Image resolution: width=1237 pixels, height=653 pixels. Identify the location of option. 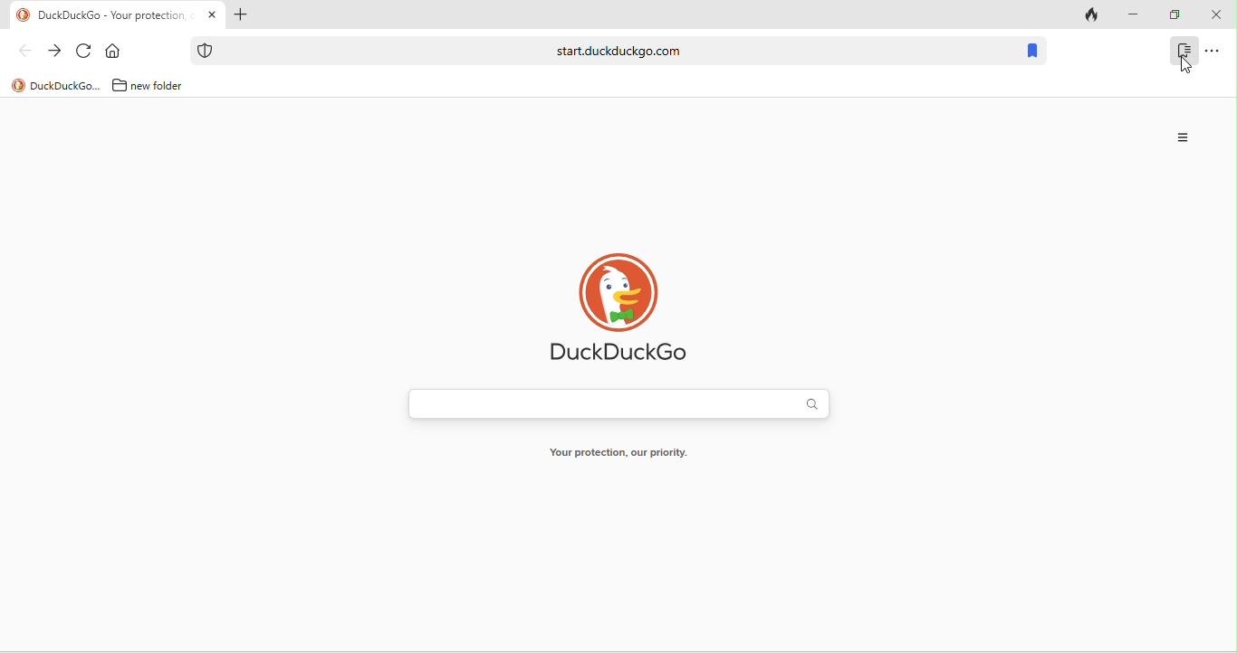
(1213, 50).